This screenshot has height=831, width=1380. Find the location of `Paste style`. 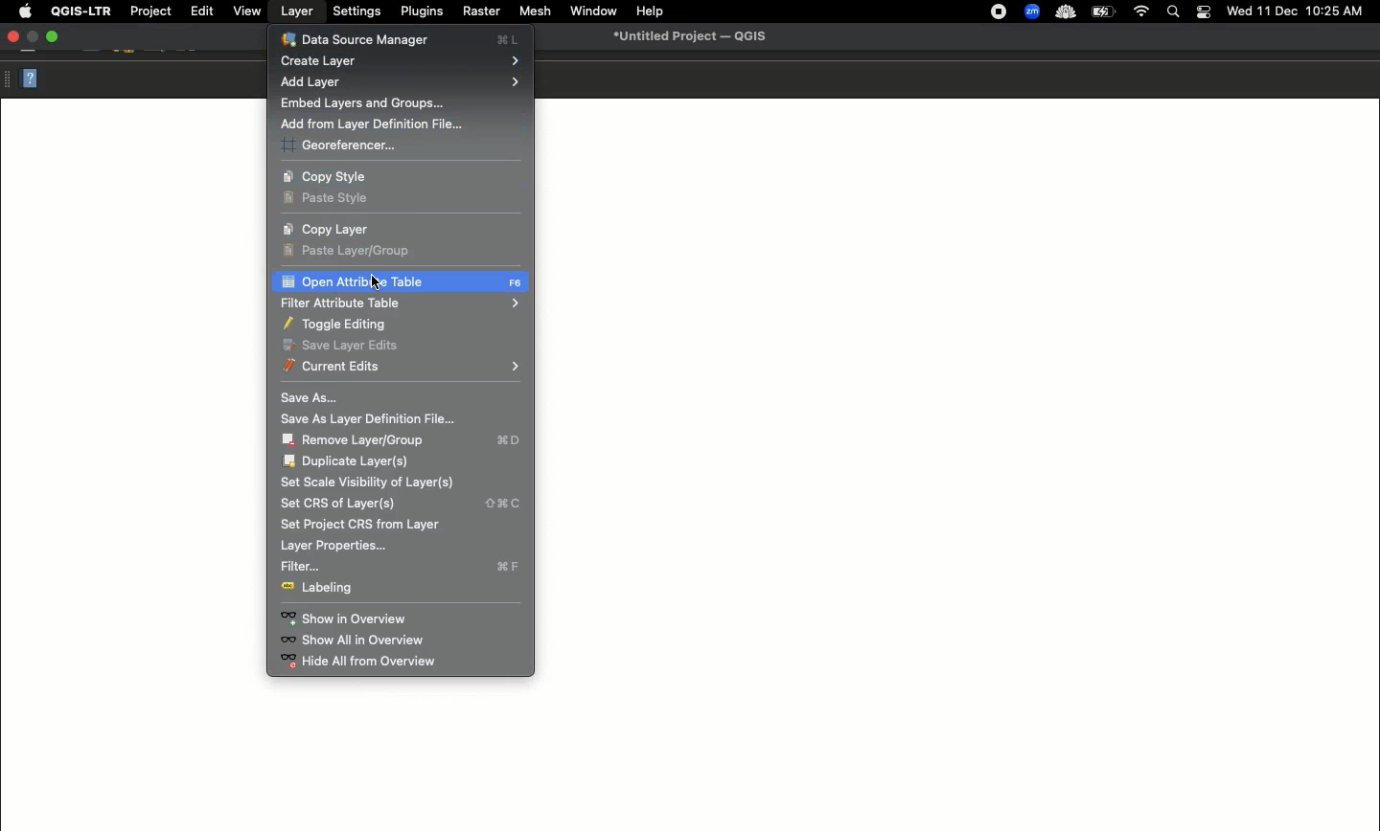

Paste style is located at coordinates (330, 200).